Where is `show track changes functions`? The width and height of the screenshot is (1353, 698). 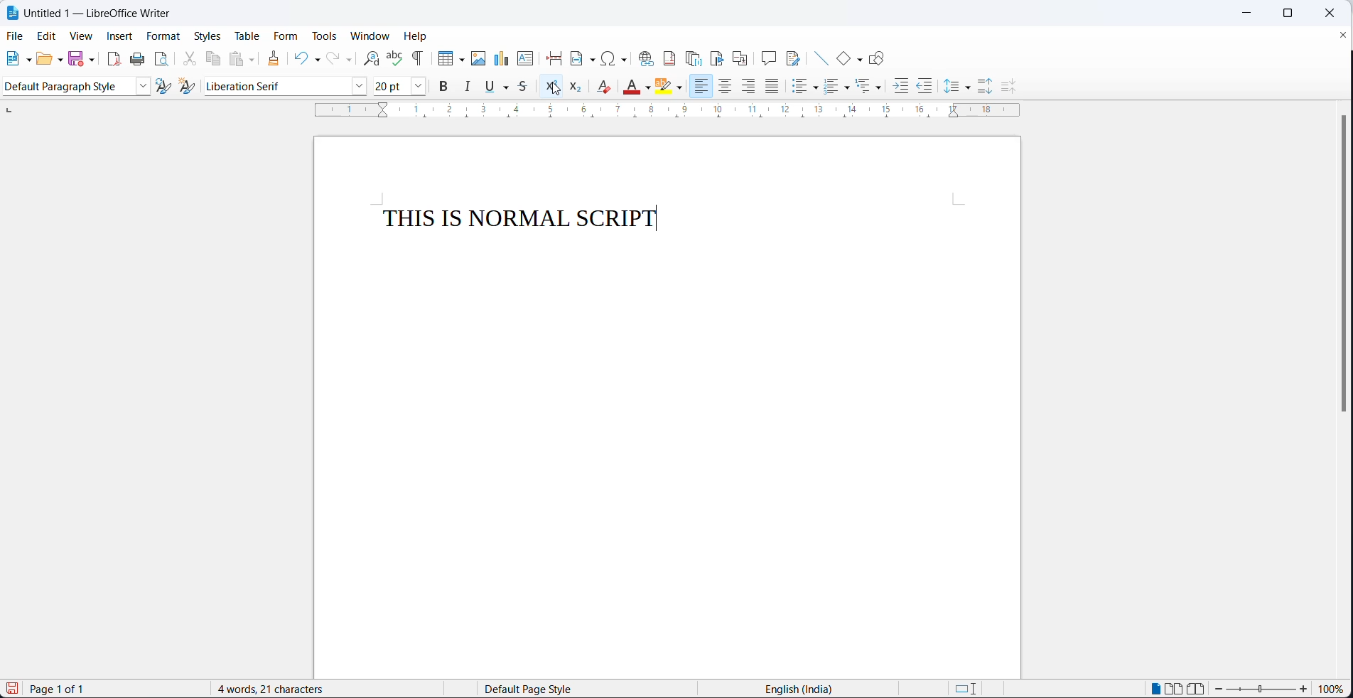 show track changes functions is located at coordinates (795, 56).